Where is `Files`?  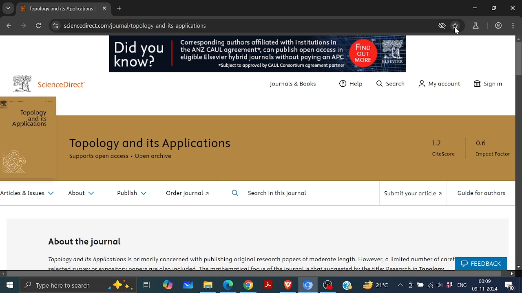
Files is located at coordinates (207, 285).